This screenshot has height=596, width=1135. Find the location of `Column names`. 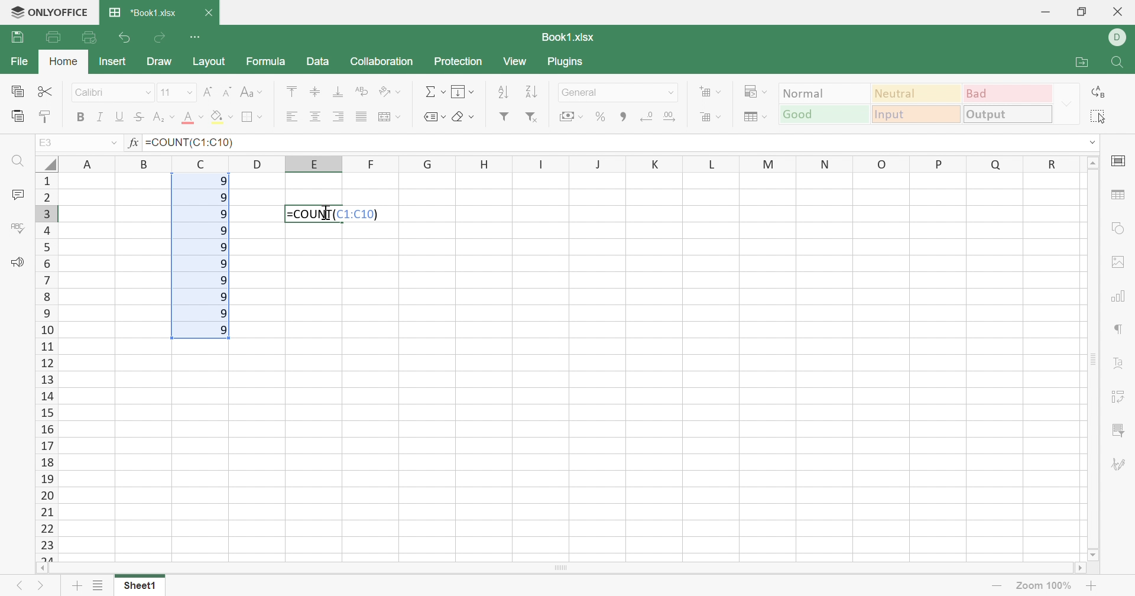

Column names is located at coordinates (549, 163).